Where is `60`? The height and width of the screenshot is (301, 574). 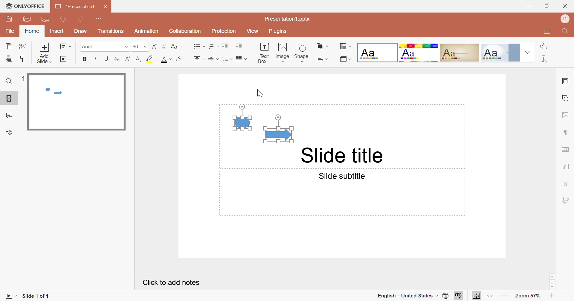 60 is located at coordinates (139, 47).